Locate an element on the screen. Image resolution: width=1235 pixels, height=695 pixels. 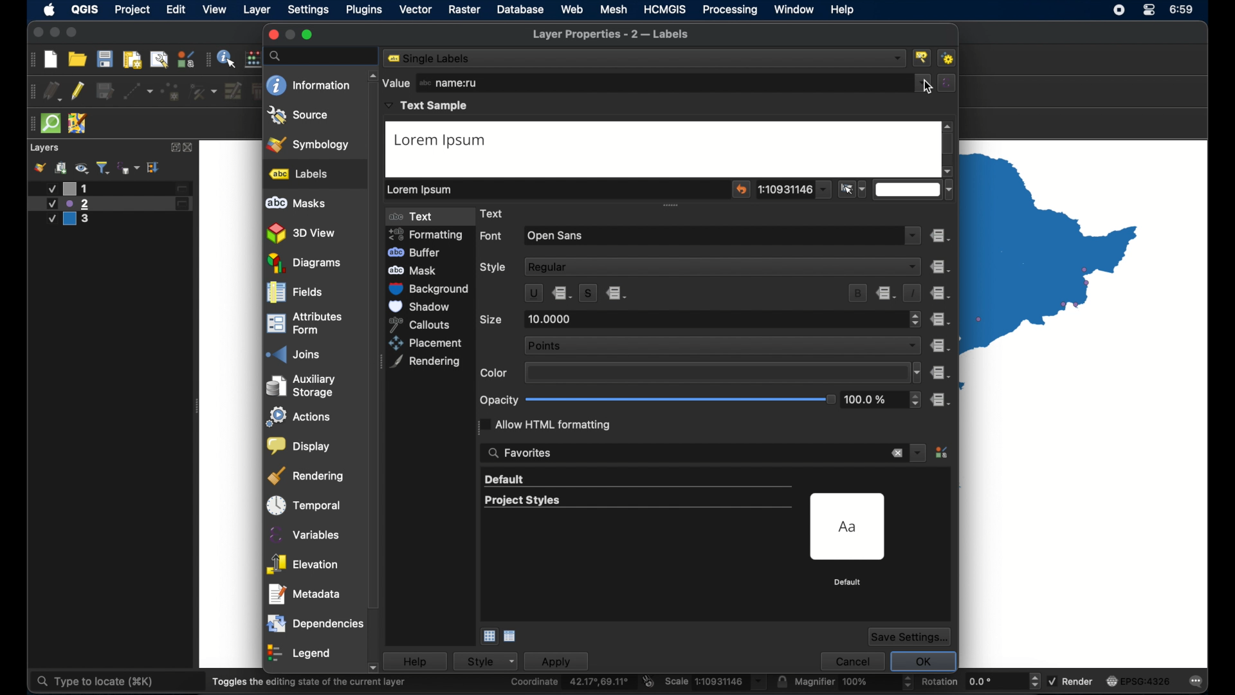
QGIS is located at coordinates (86, 9).